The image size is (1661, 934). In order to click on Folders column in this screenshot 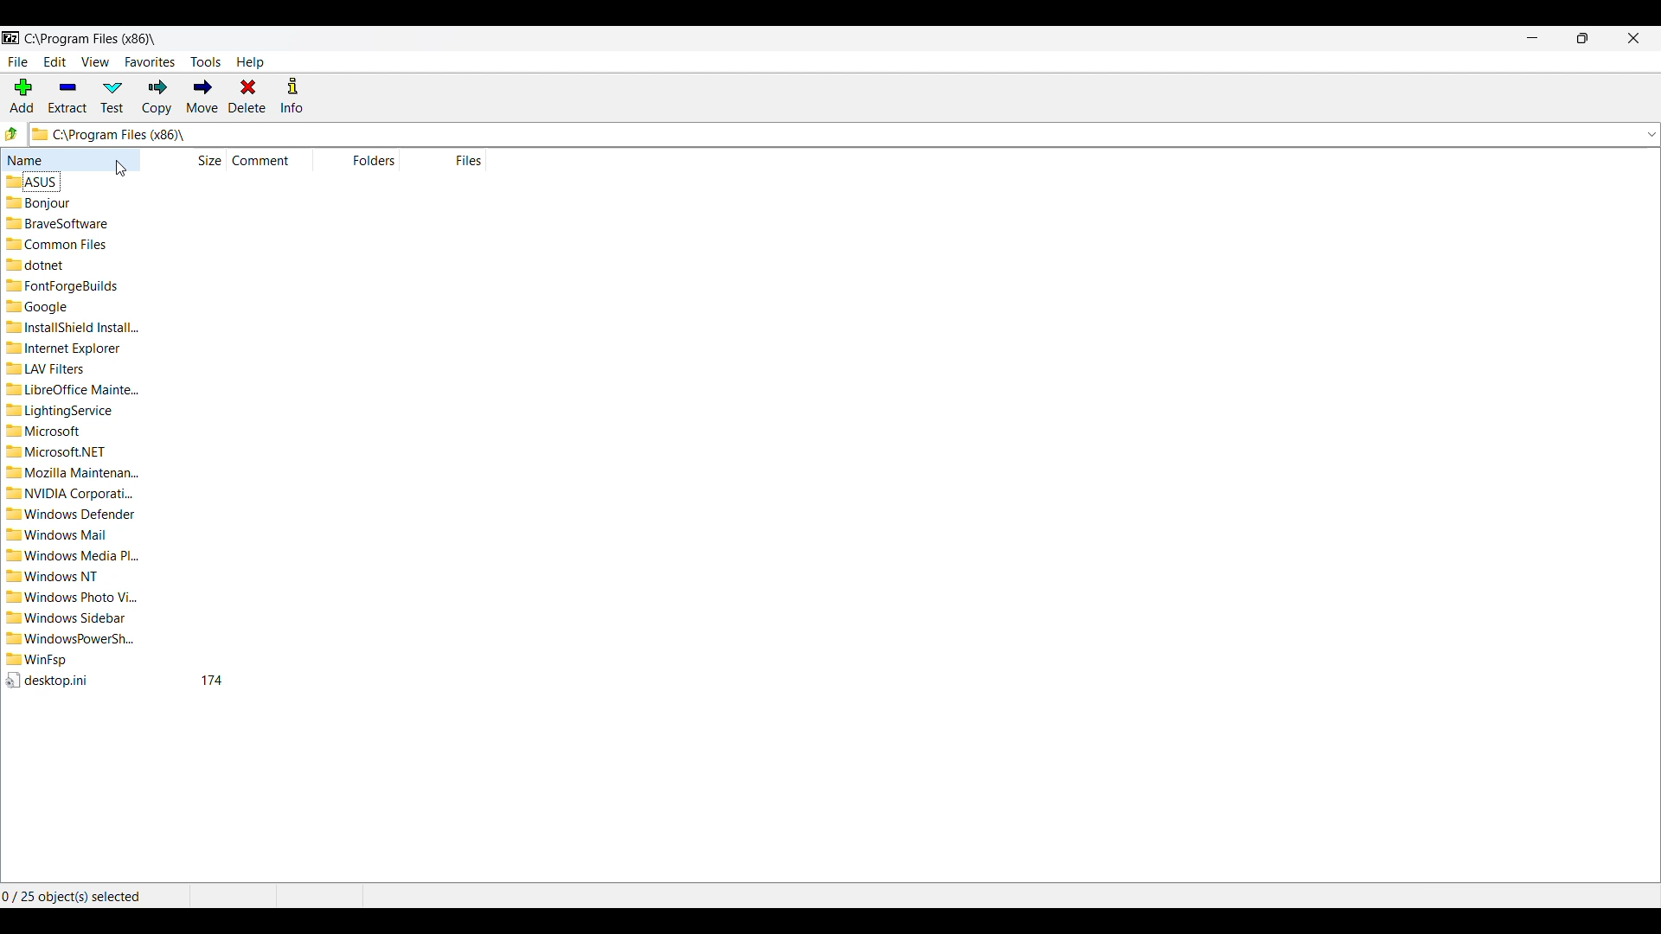, I will do `click(368, 160)`.